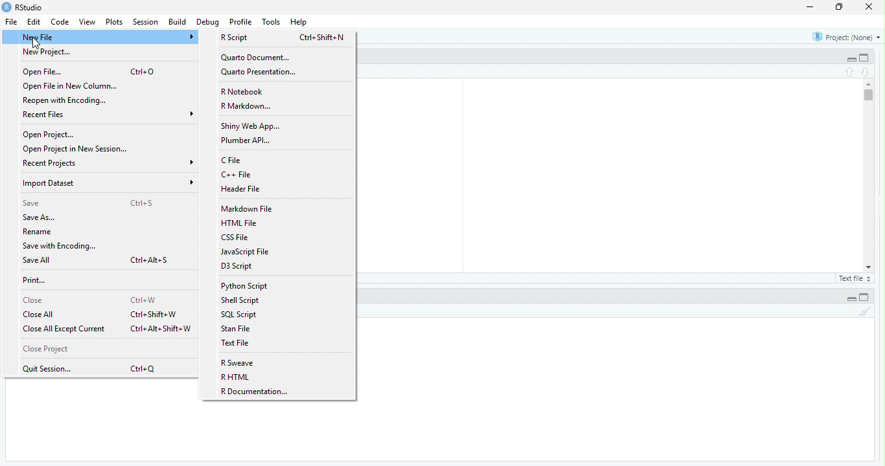  I want to click on R Sweave, so click(238, 364).